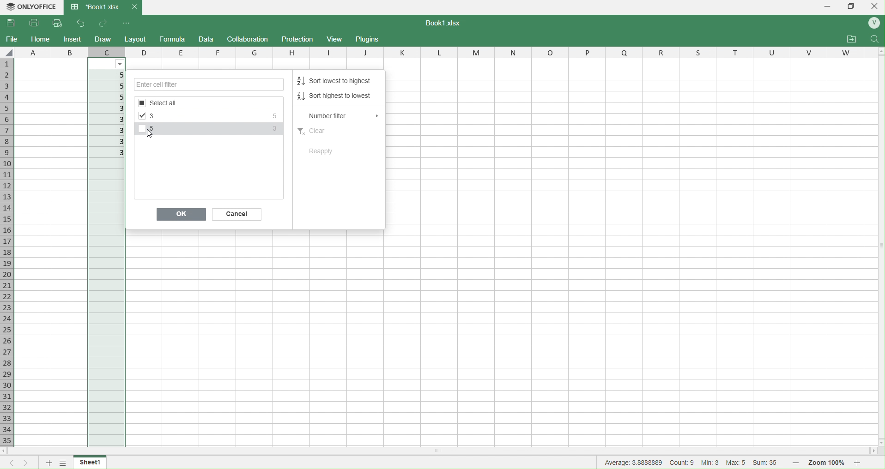 Image resolution: width=885 pixels, height=469 pixels. Describe the element at coordinates (210, 85) in the screenshot. I see `Enter Cell Filter` at that location.